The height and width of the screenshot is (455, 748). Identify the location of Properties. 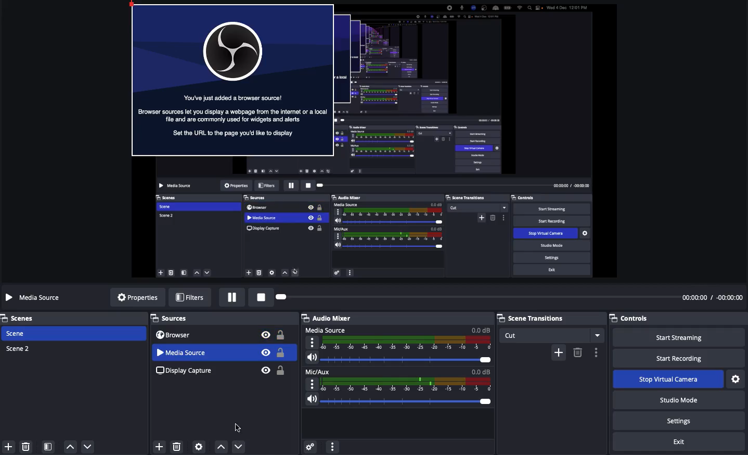
(137, 296).